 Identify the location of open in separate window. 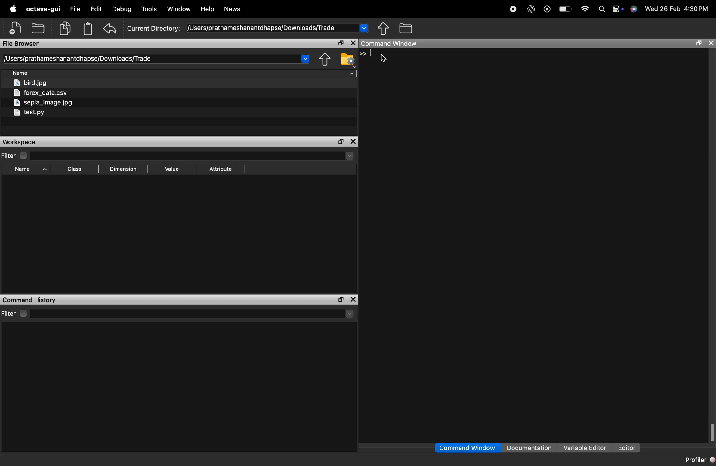
(341, 43).